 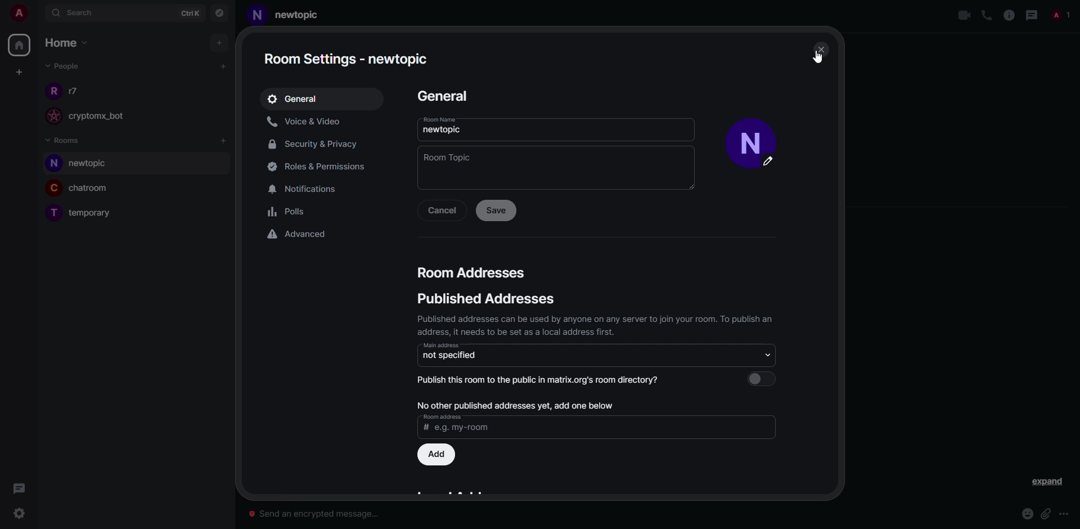 I want to click on rooms, so click(x=64, y=140).